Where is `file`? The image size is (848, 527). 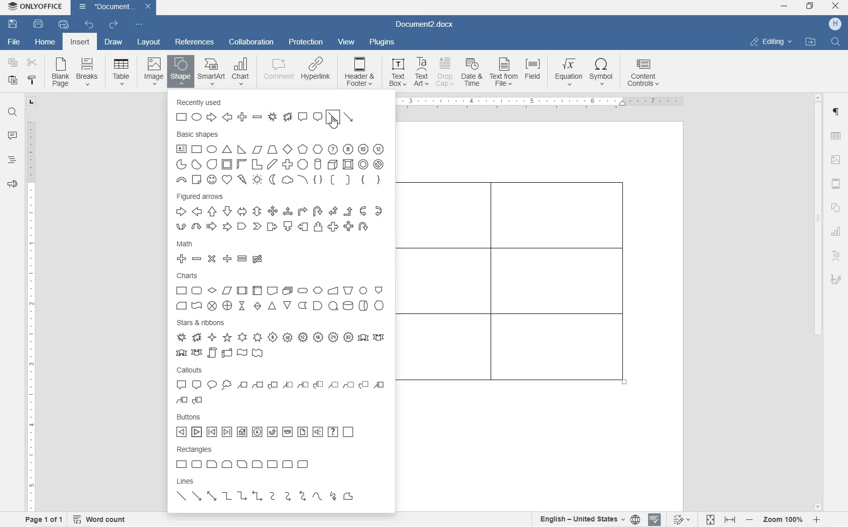
file is located at coordinates (16, 43).